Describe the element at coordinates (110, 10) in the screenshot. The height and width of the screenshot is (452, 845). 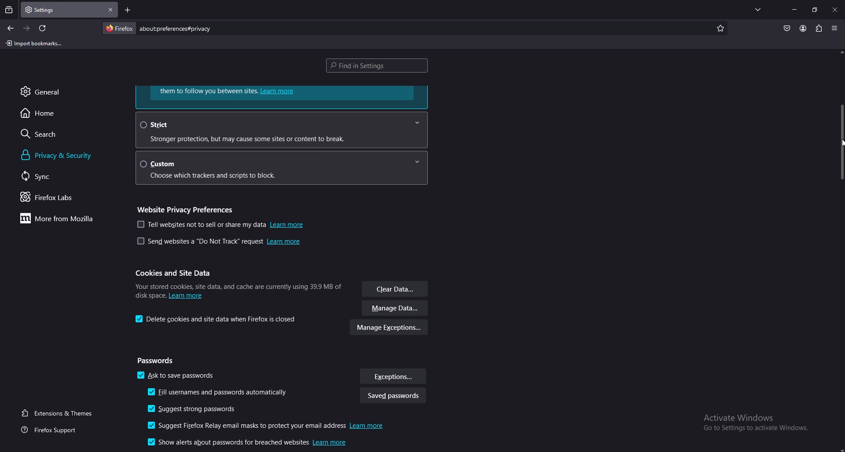
I see `close tab` at that location.